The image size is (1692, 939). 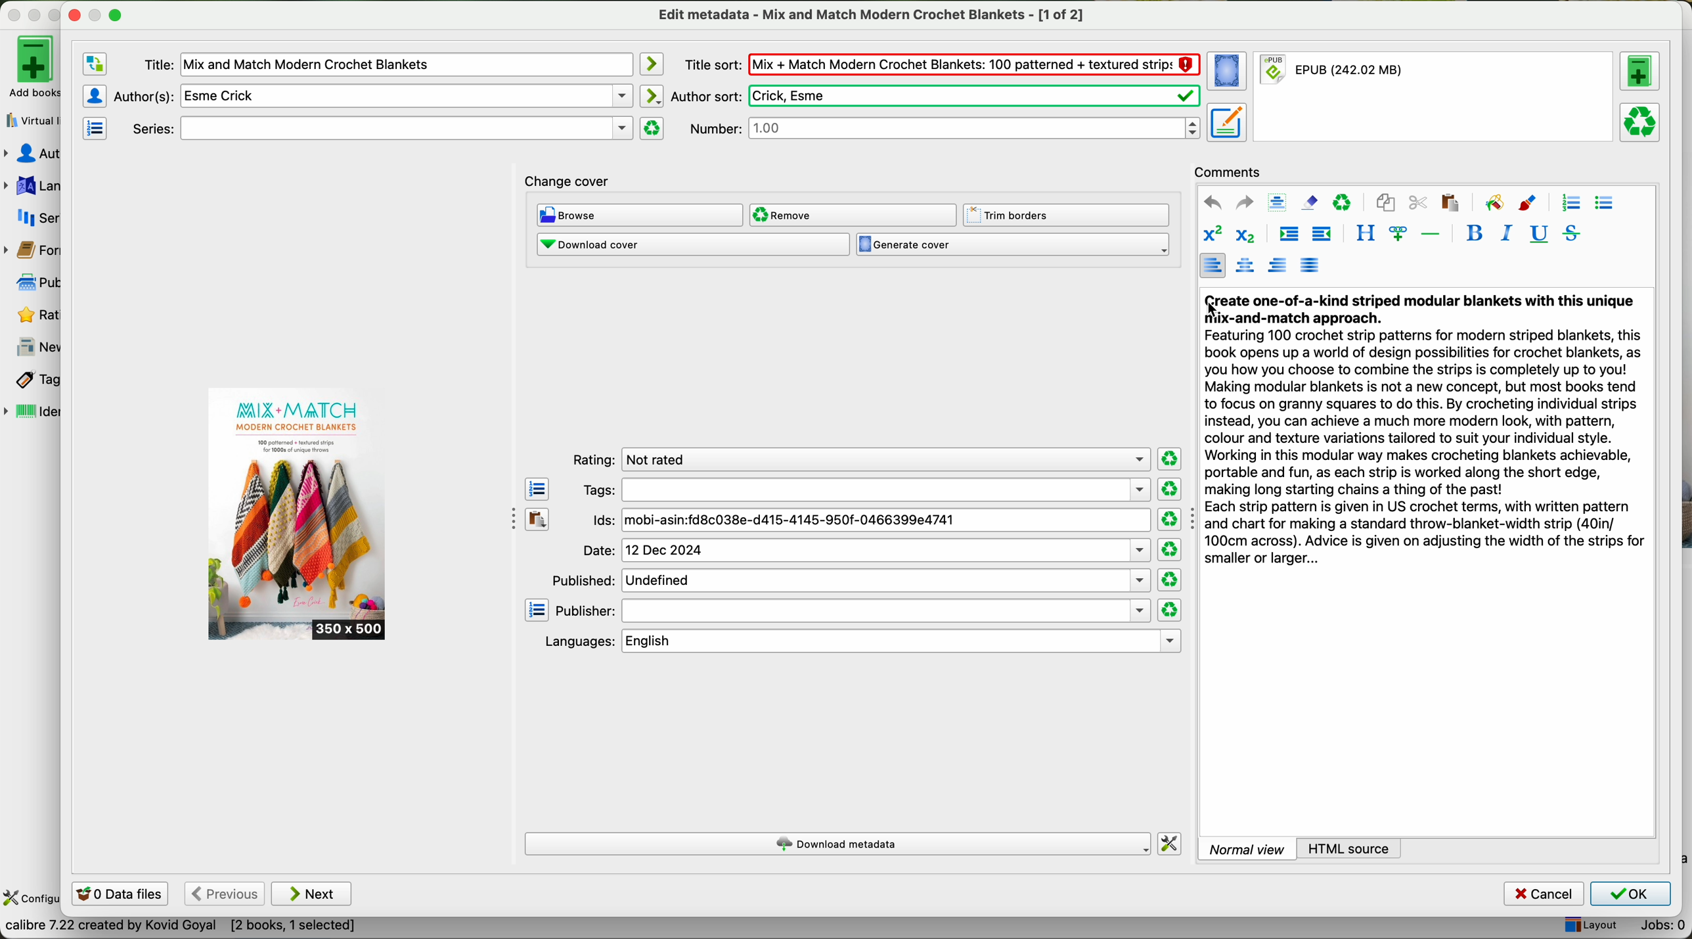 I want to click on select all, so click(x=1277, y=203).